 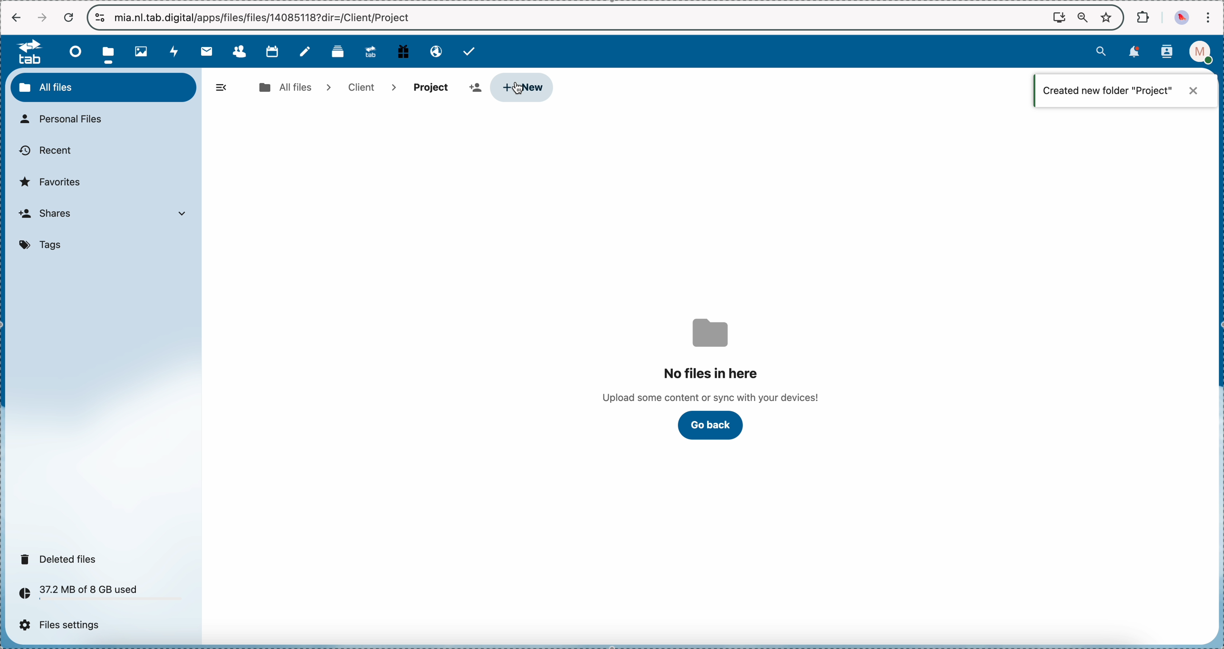 What do you see at coordinates (42, 18) in the screenshot?
I see `navigate foward` at bounding box center [42, 18].